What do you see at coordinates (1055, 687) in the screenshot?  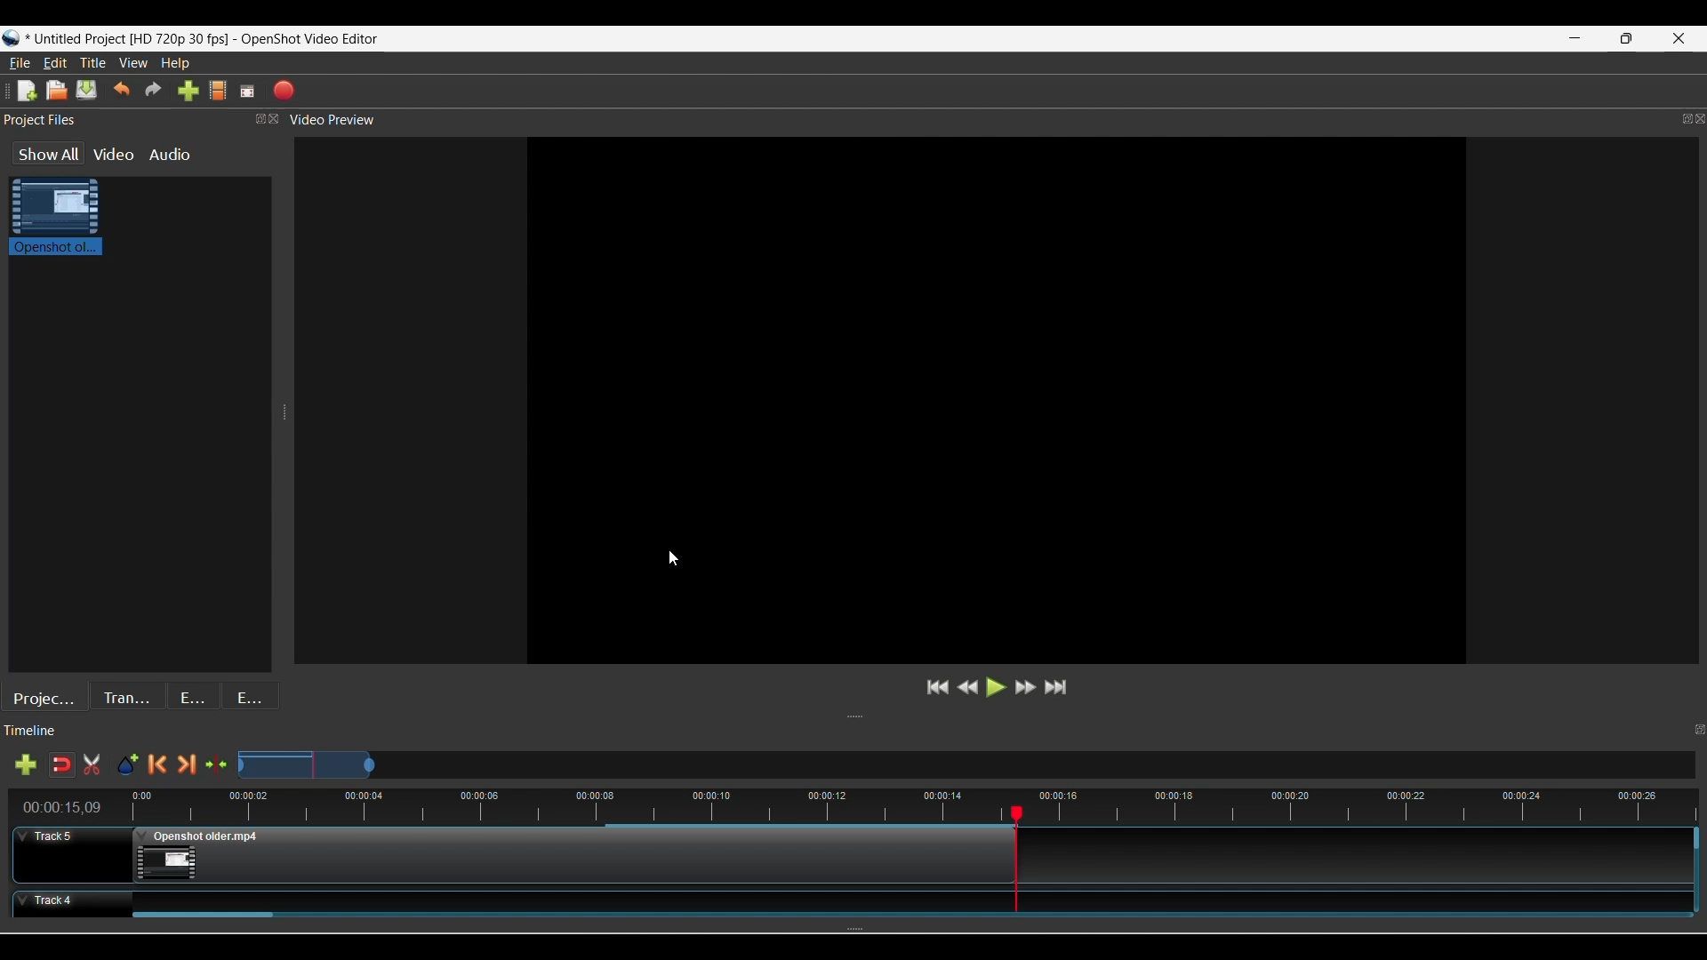 I see `Jump to end` at bounding box center [1055, 687].